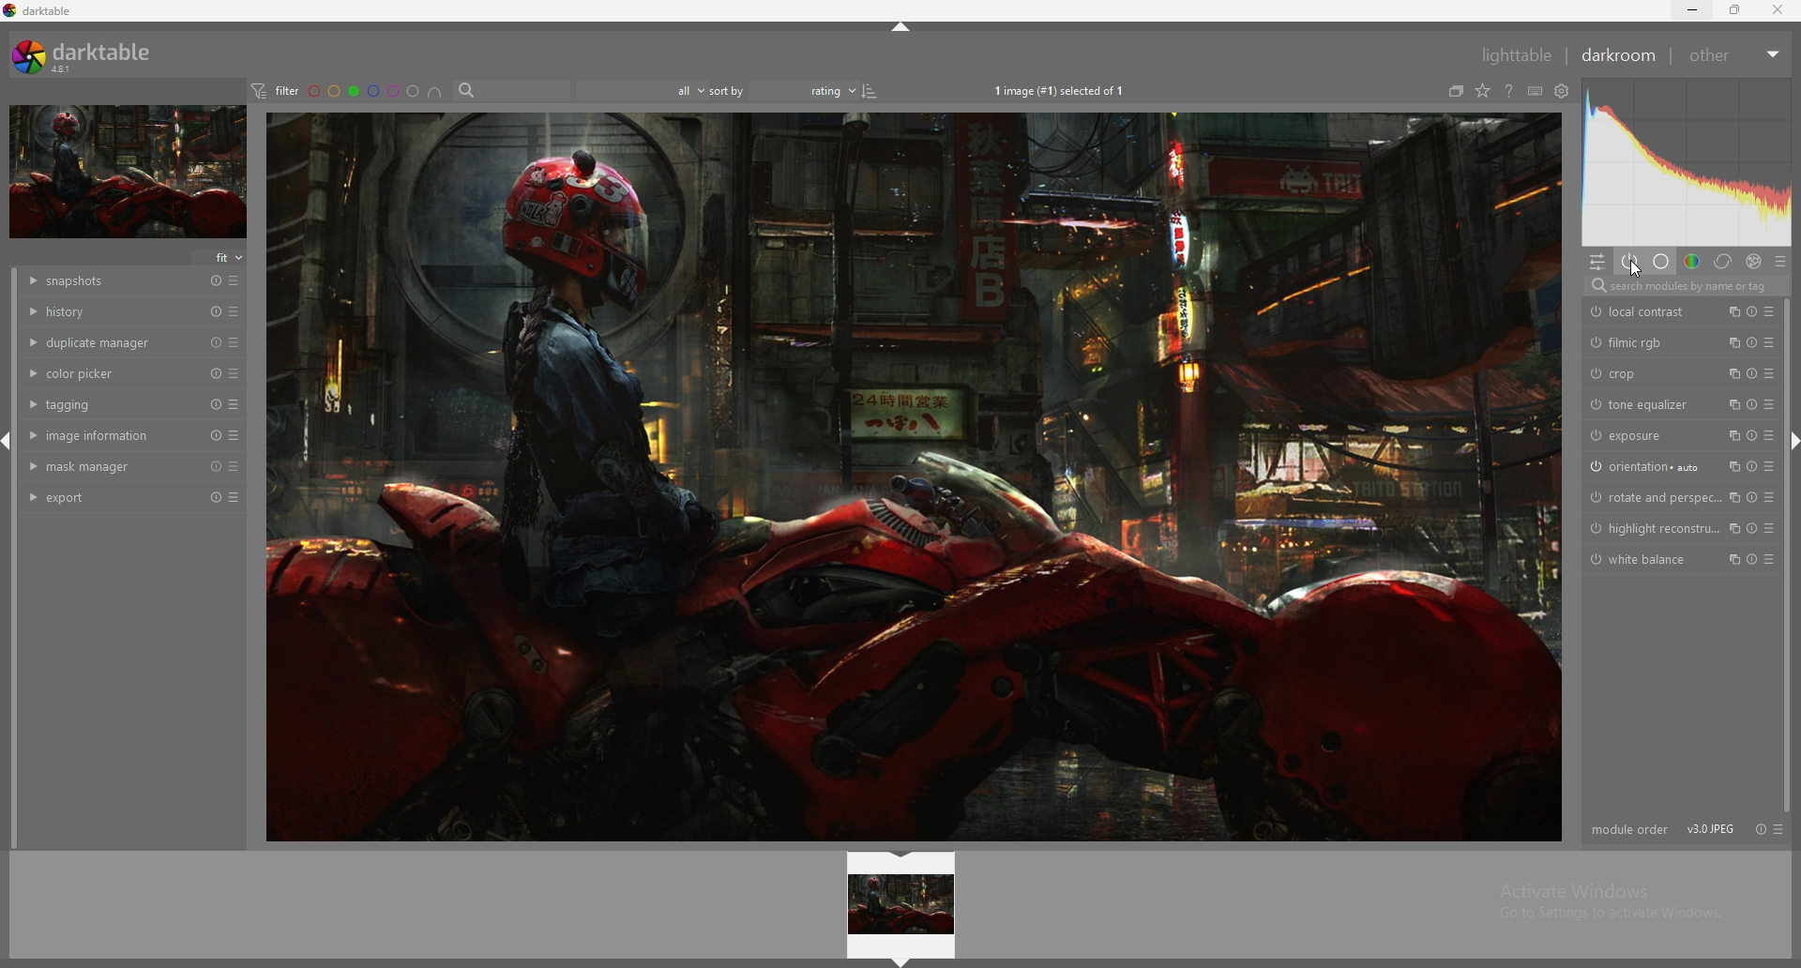  Describe the element at coordinates (509, 89) in the screenshot. I see `search bar` at that location.